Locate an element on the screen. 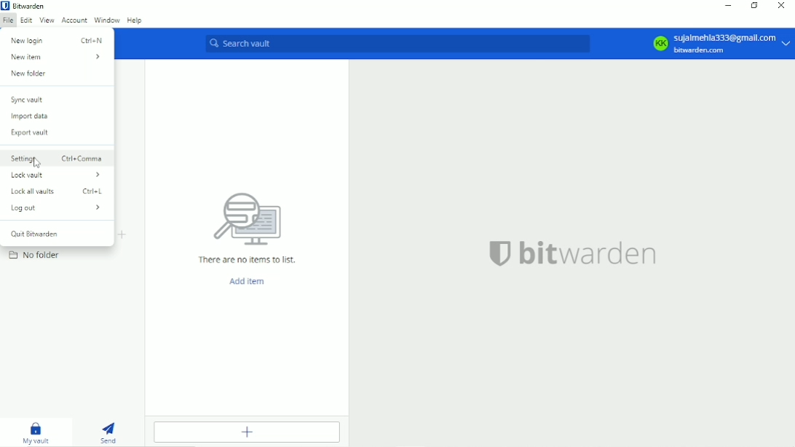 Image resolution: width=795 pixels, height=447 pixels. There are no items to list is located at coordinates (249, 261).